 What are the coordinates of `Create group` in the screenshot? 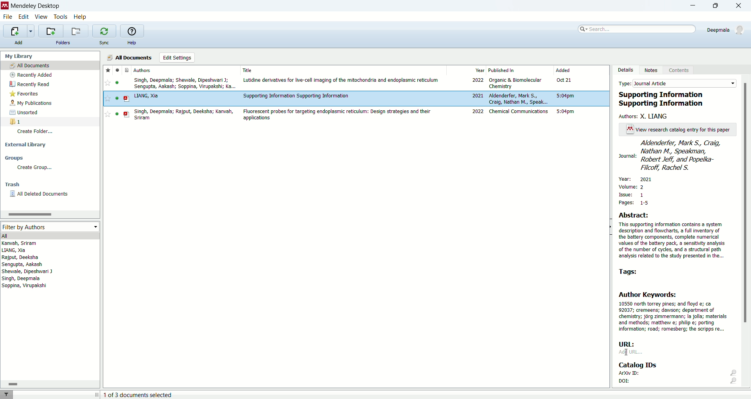 It's located at (34, 168).